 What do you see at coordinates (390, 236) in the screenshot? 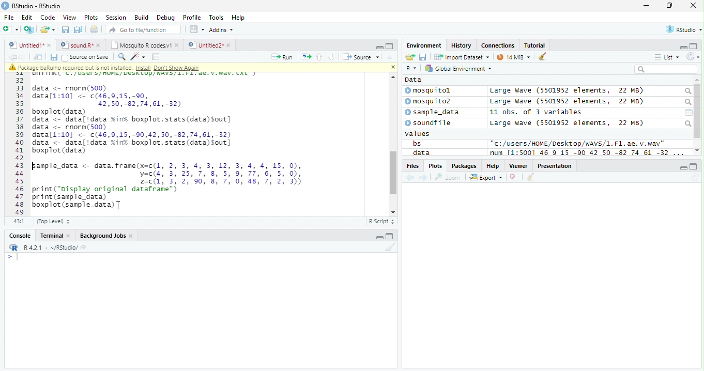
I see `full screen` at bounding box center [390, 236].